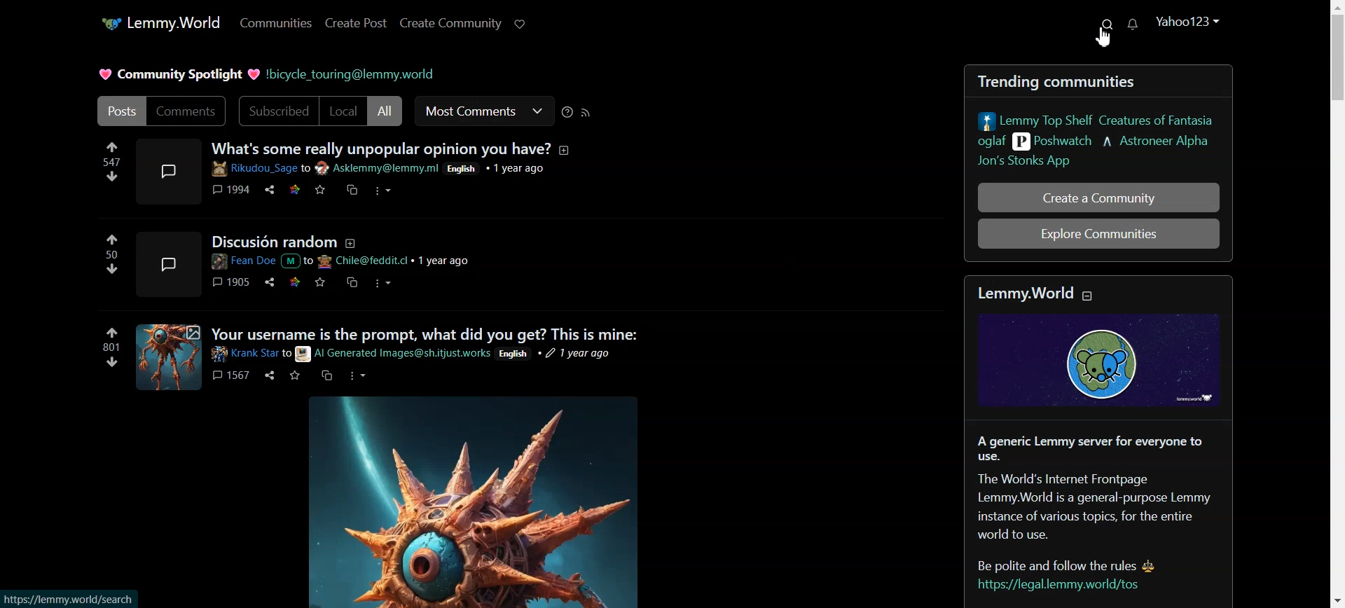 Image resolution: width=1345 pixels, height=608 pixels. I want to click on Vertical Scroll bar, so click(1332, 304).